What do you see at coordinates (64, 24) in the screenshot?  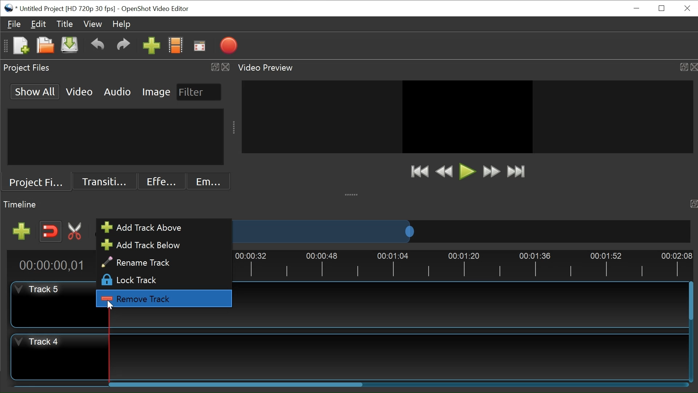 I see `Title` at bounding box center [64, 24].